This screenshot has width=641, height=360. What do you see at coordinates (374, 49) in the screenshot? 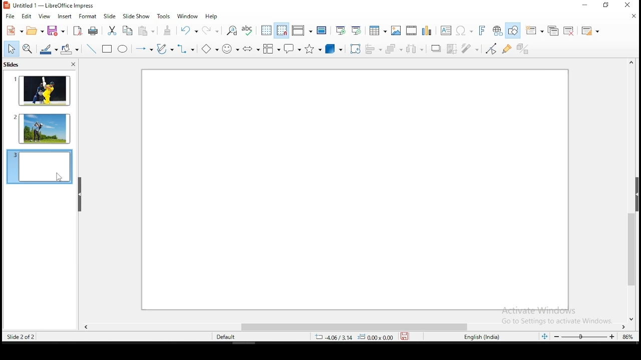
I see `align objects` at bounding box center [374, 49].